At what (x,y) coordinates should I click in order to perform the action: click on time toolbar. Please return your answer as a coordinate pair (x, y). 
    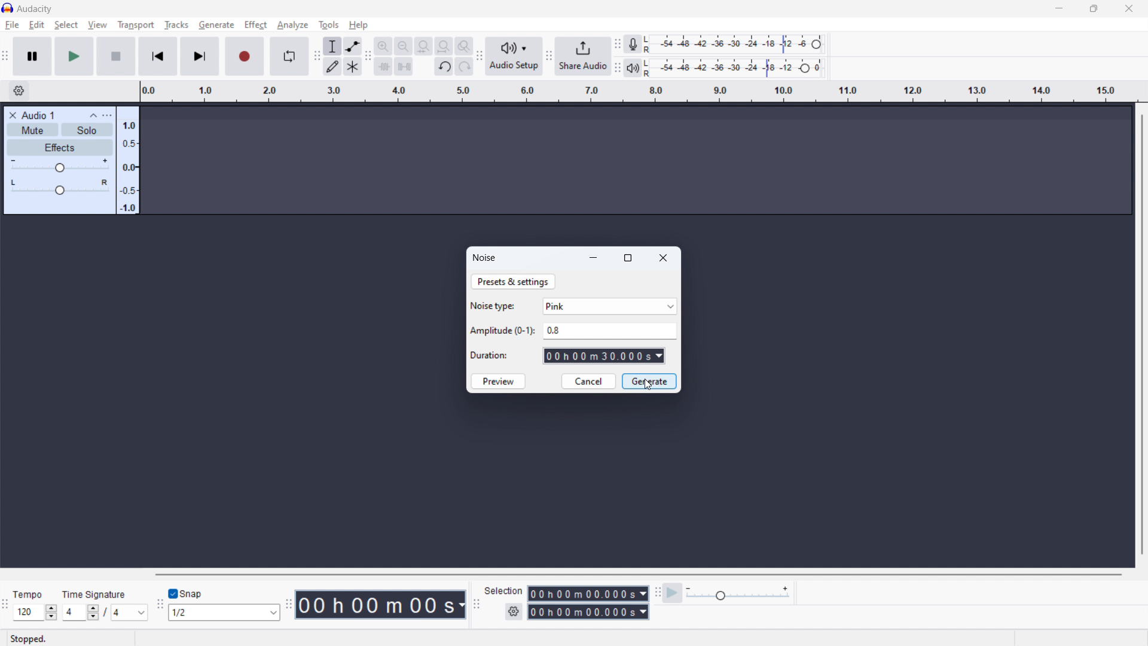
    Looking at the image, I should click on (290, 604).